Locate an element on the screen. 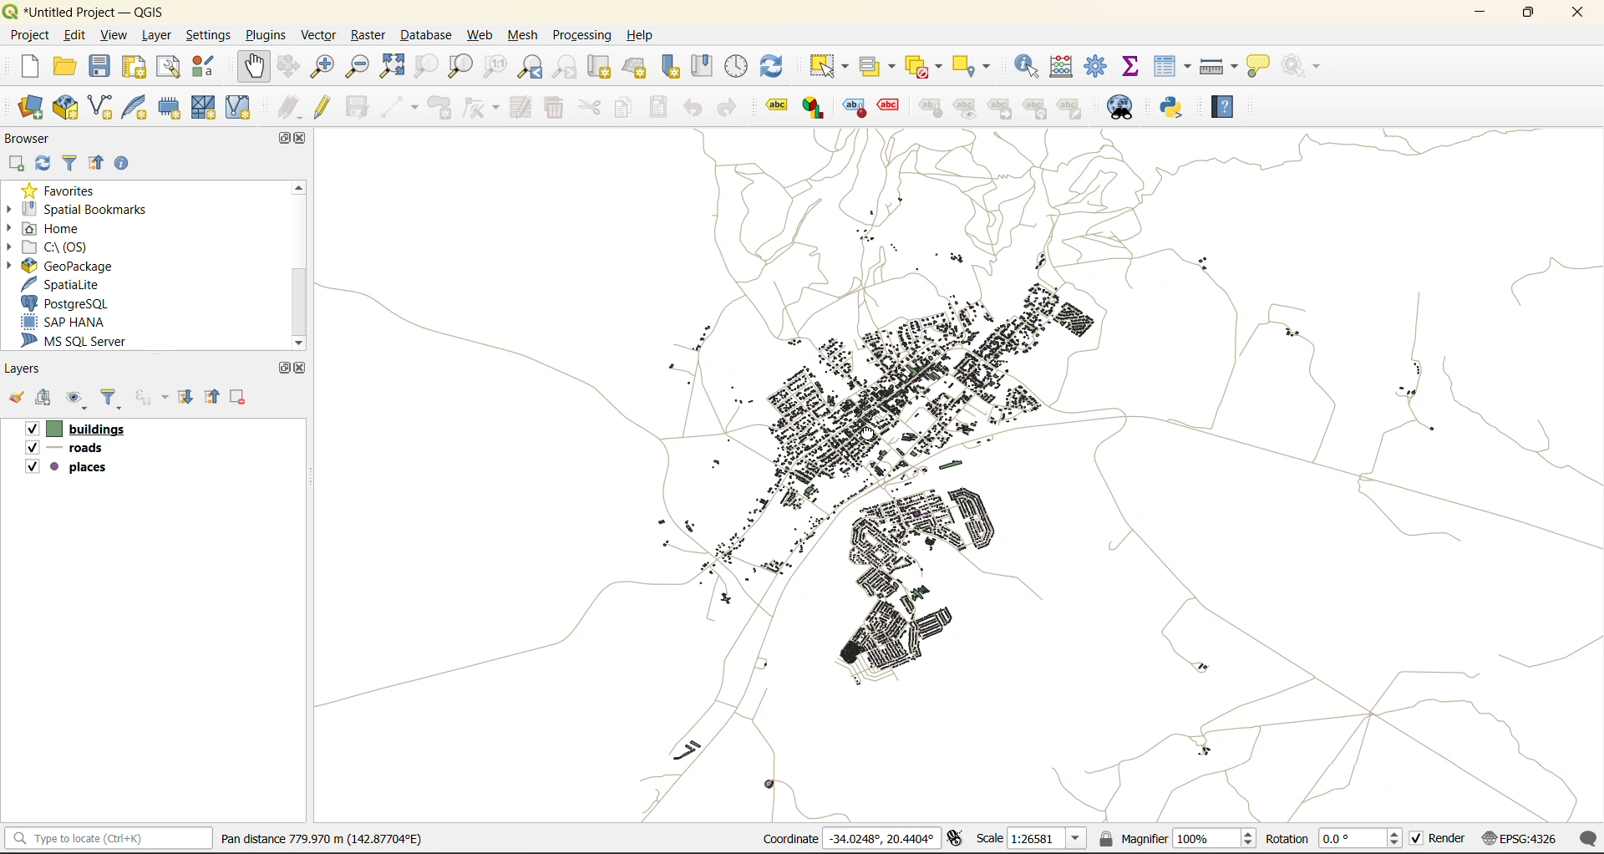  magnifier is located at coordinates (1177, 840).